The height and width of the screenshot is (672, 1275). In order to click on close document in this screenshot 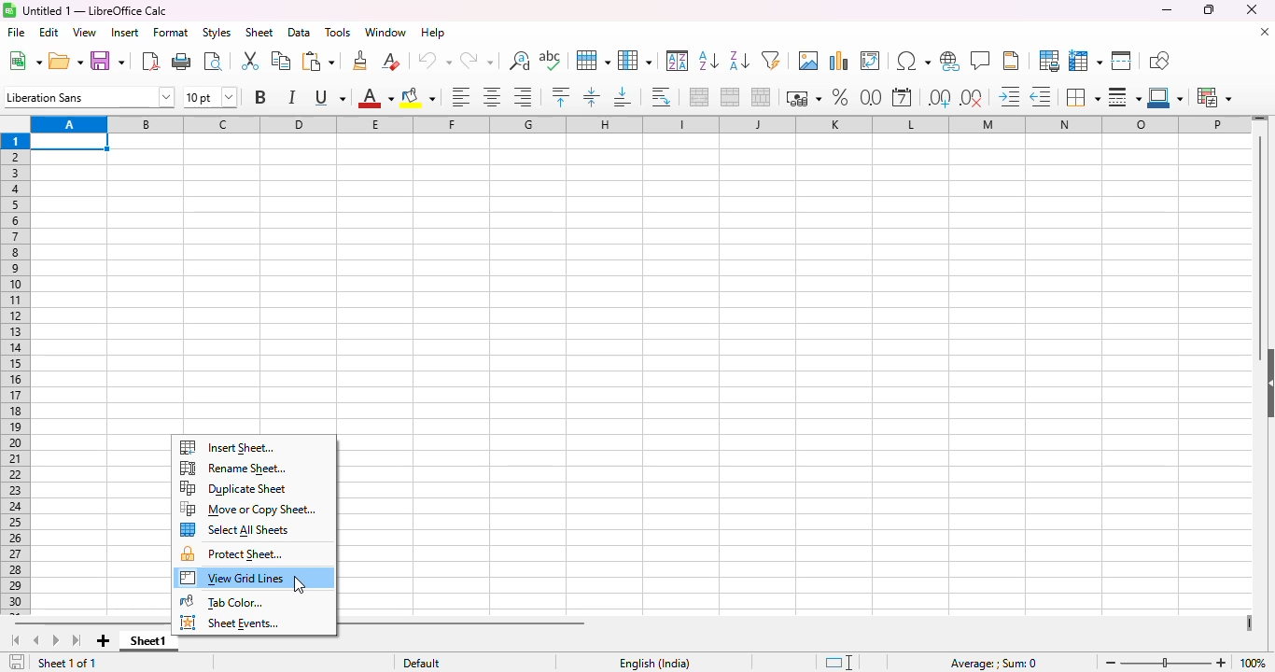, I will do `click(1265, 32)`.